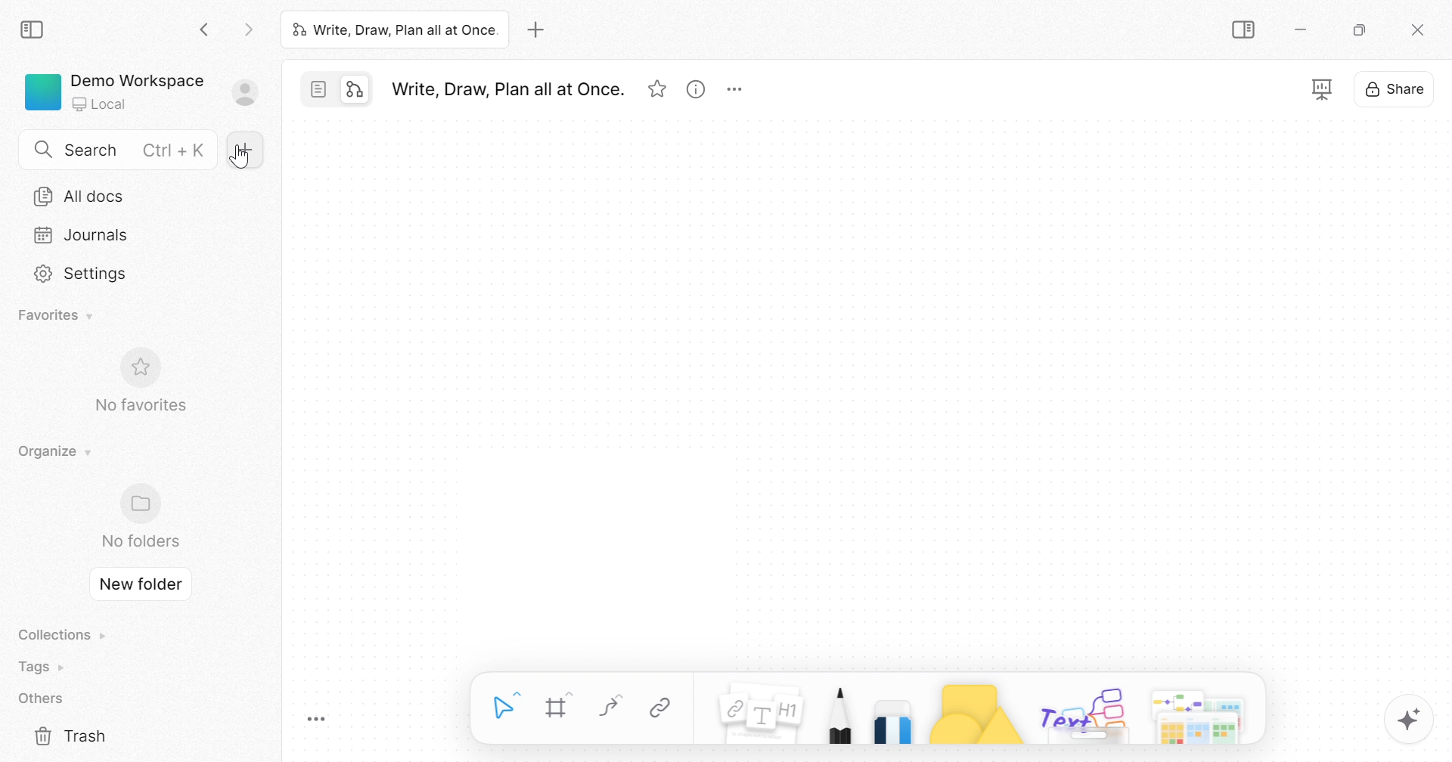 This screenshot has width=1452, height=762. I want to click on cursor, so click(242, 159).